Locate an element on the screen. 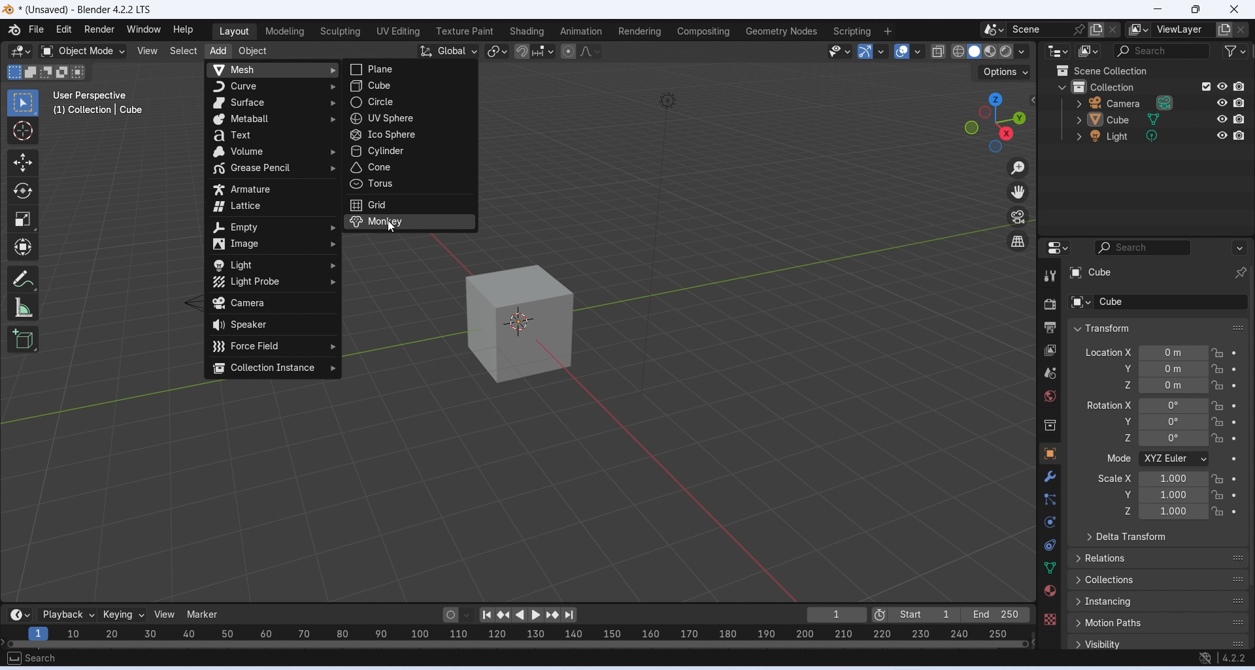 This screenshot has width=1255, height=670. transform pivot point is located at coordinates (498, 52).